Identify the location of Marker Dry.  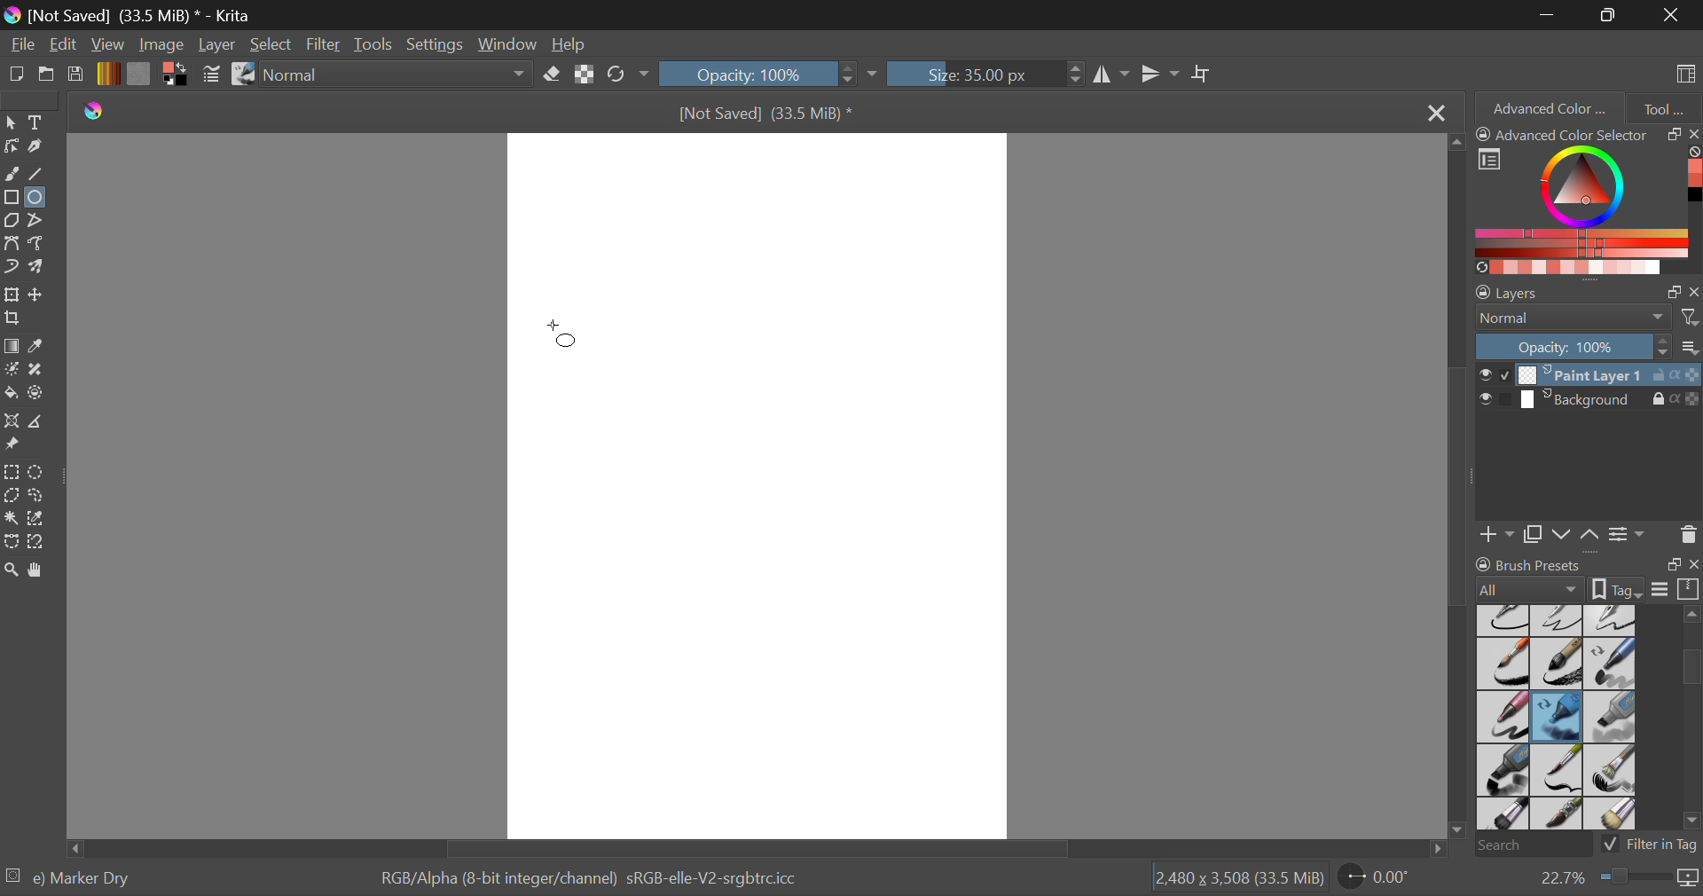
(1558, 717).